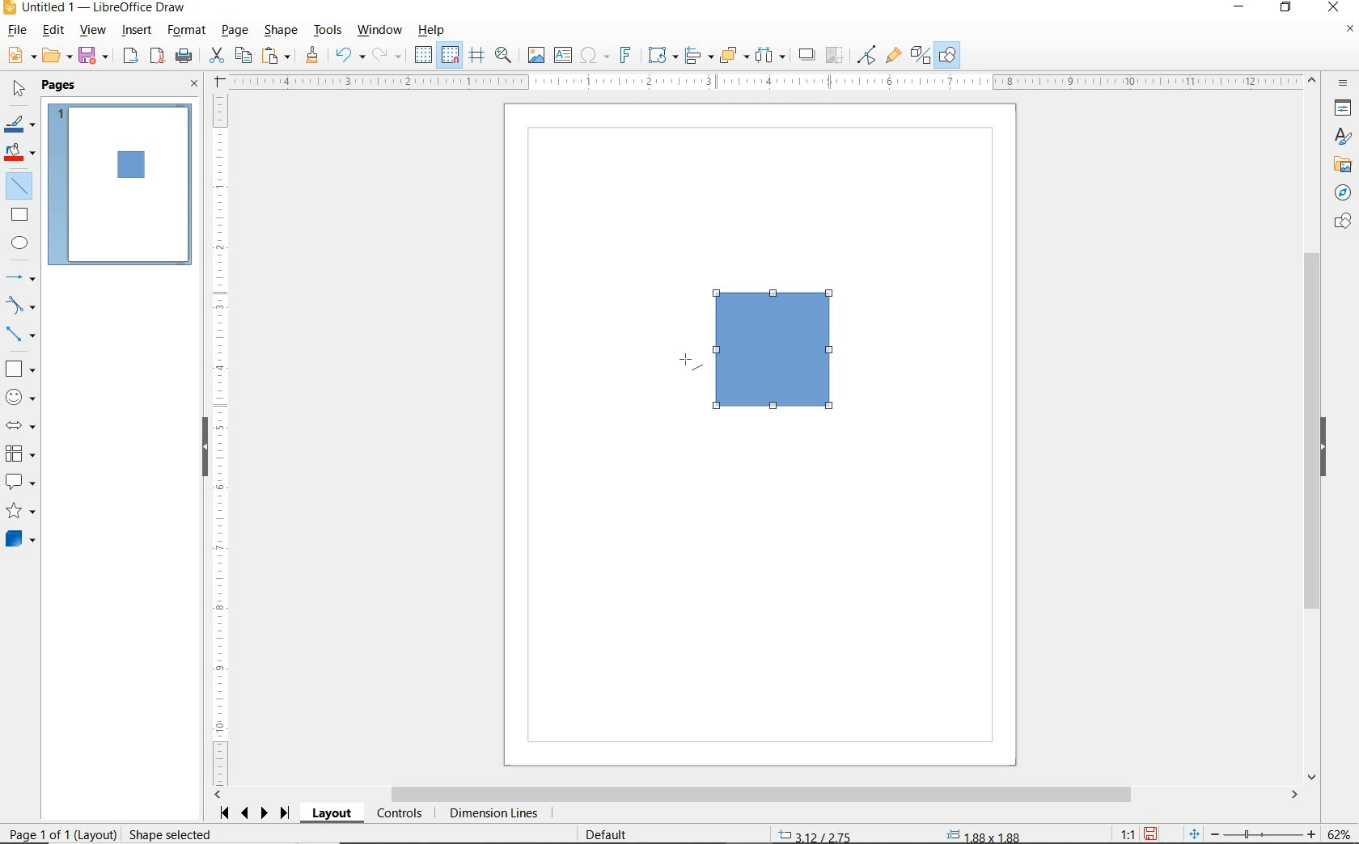  I want to click on 3D SHAPES, so click(20, 539).